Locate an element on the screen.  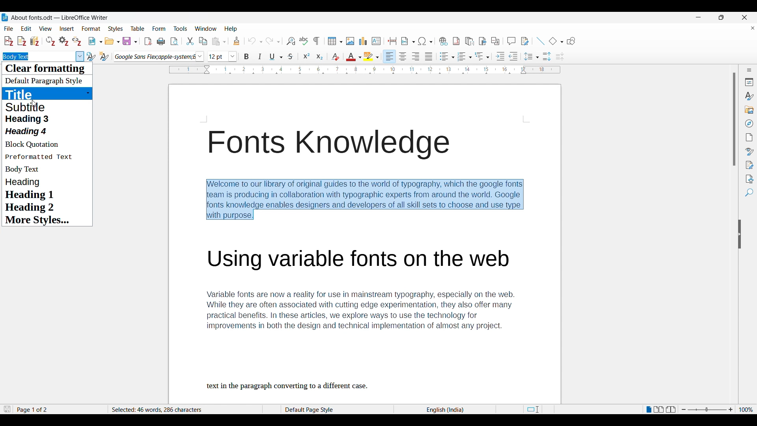
Highlighted is located at coordinates (16, 56).